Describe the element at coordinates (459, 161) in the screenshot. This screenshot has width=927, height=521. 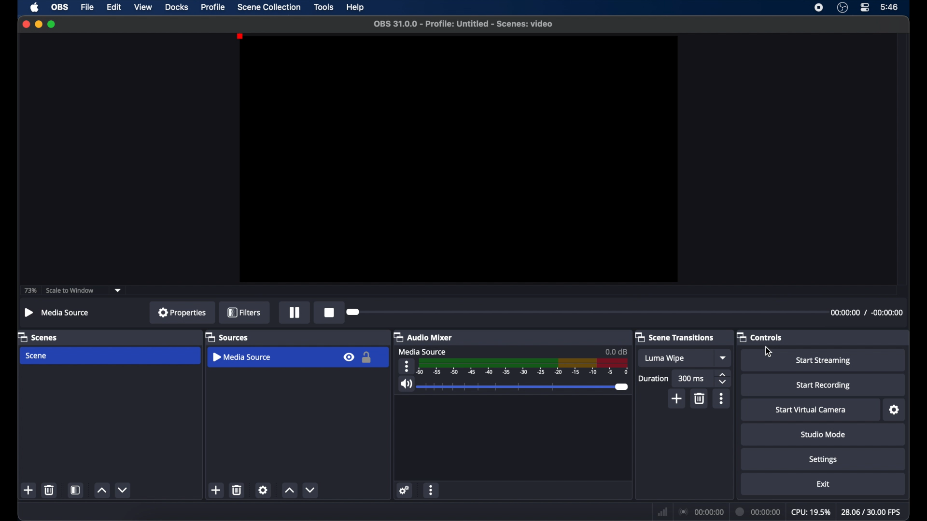
I see `preview` at that location.